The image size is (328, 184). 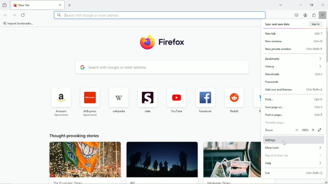 What do you see at coordinates (90, 102) in the screenshot?
I see `AliExpress` at bounding box center [90, 102].